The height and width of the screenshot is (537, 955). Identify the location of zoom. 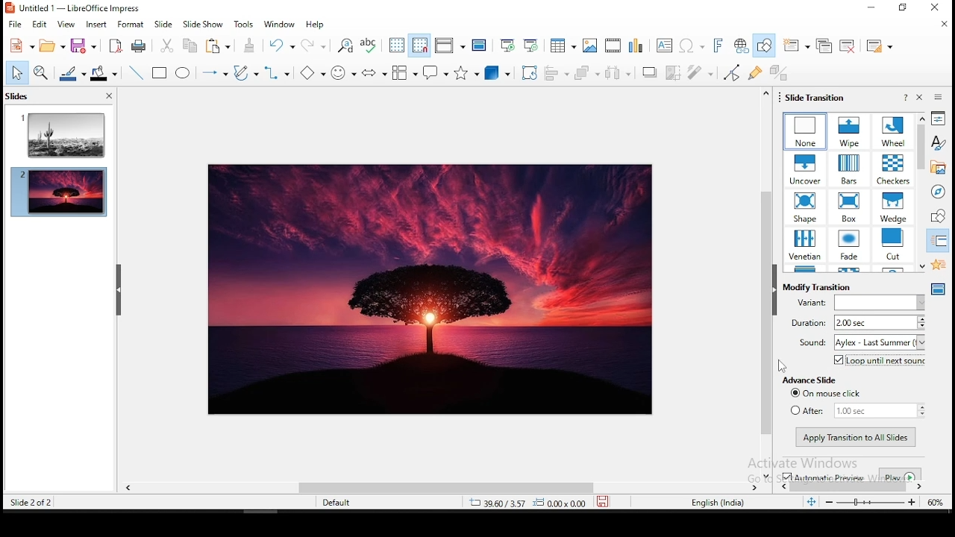
(883, 501).